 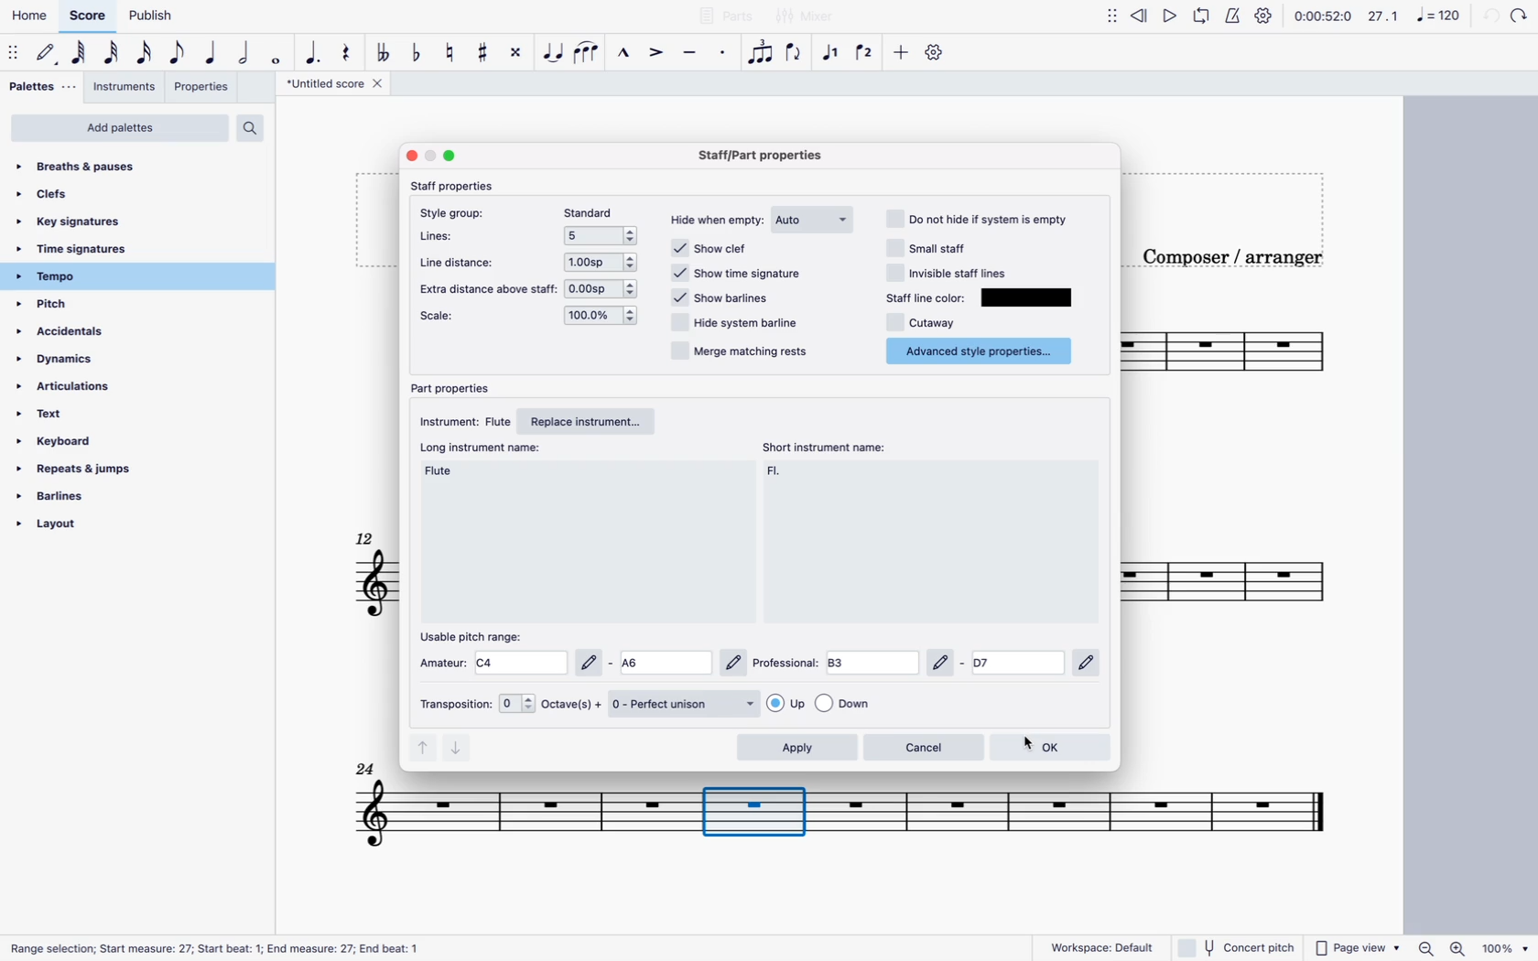 What do you see at coordinates (1265, 17) in the screenshot?
I see `settings` at bounding box center [1265, 17].